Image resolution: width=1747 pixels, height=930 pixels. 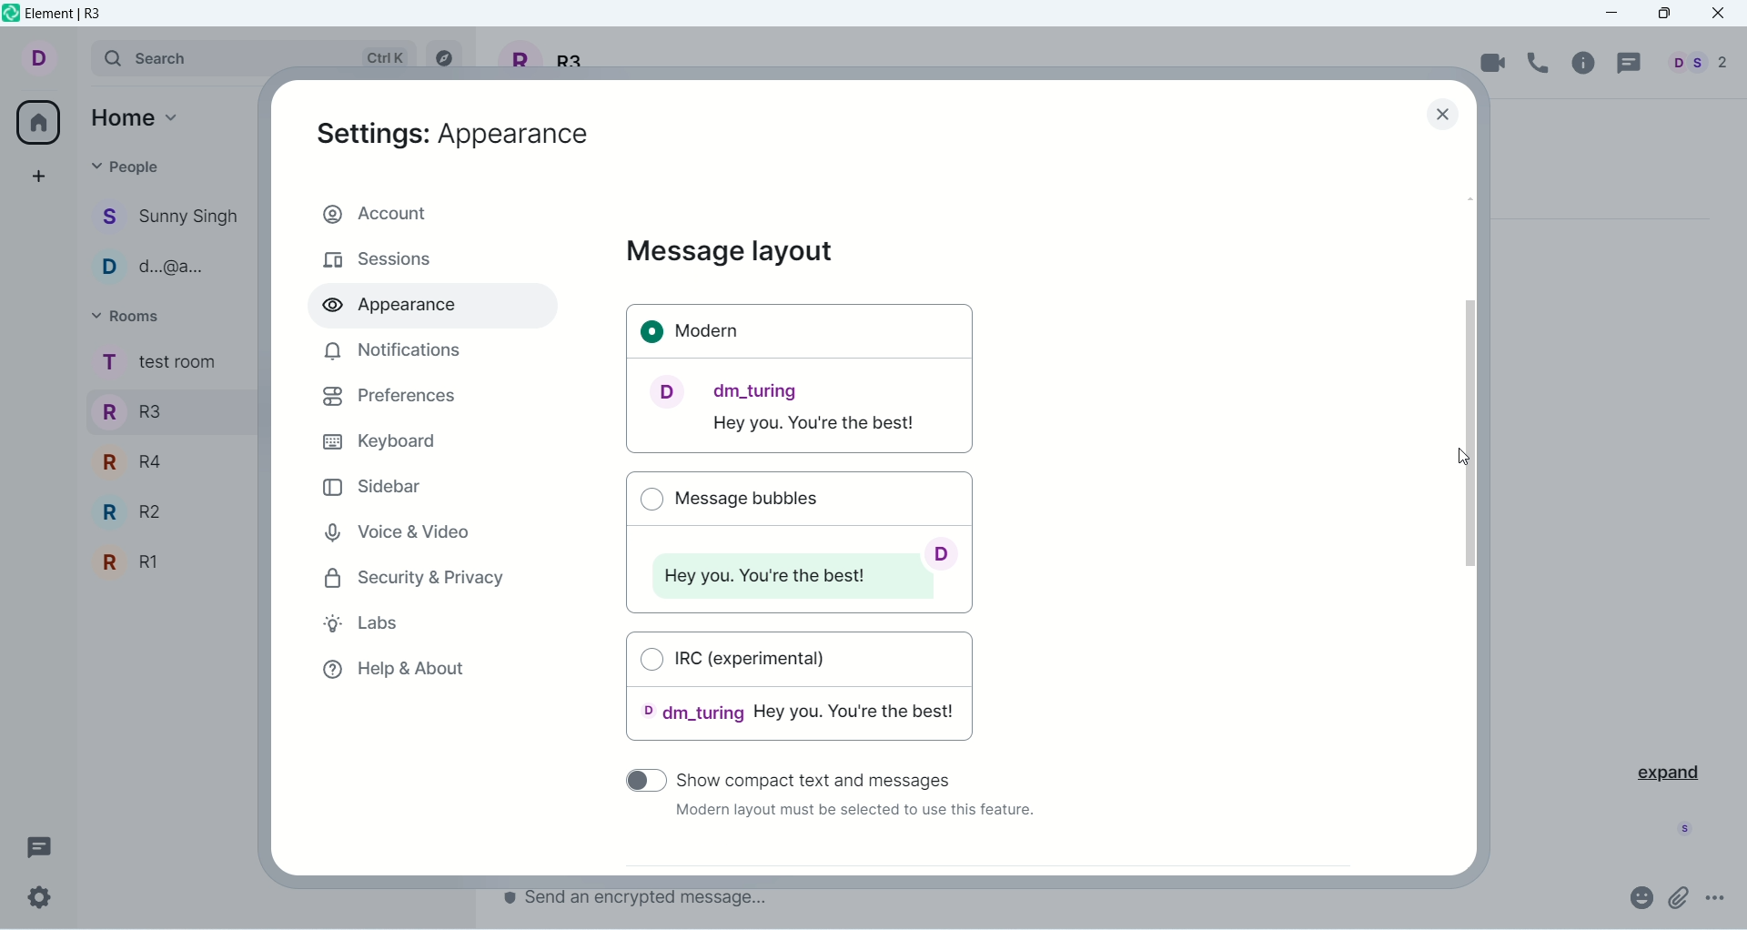 I want to click on expand, so click(x=1666, y=771).